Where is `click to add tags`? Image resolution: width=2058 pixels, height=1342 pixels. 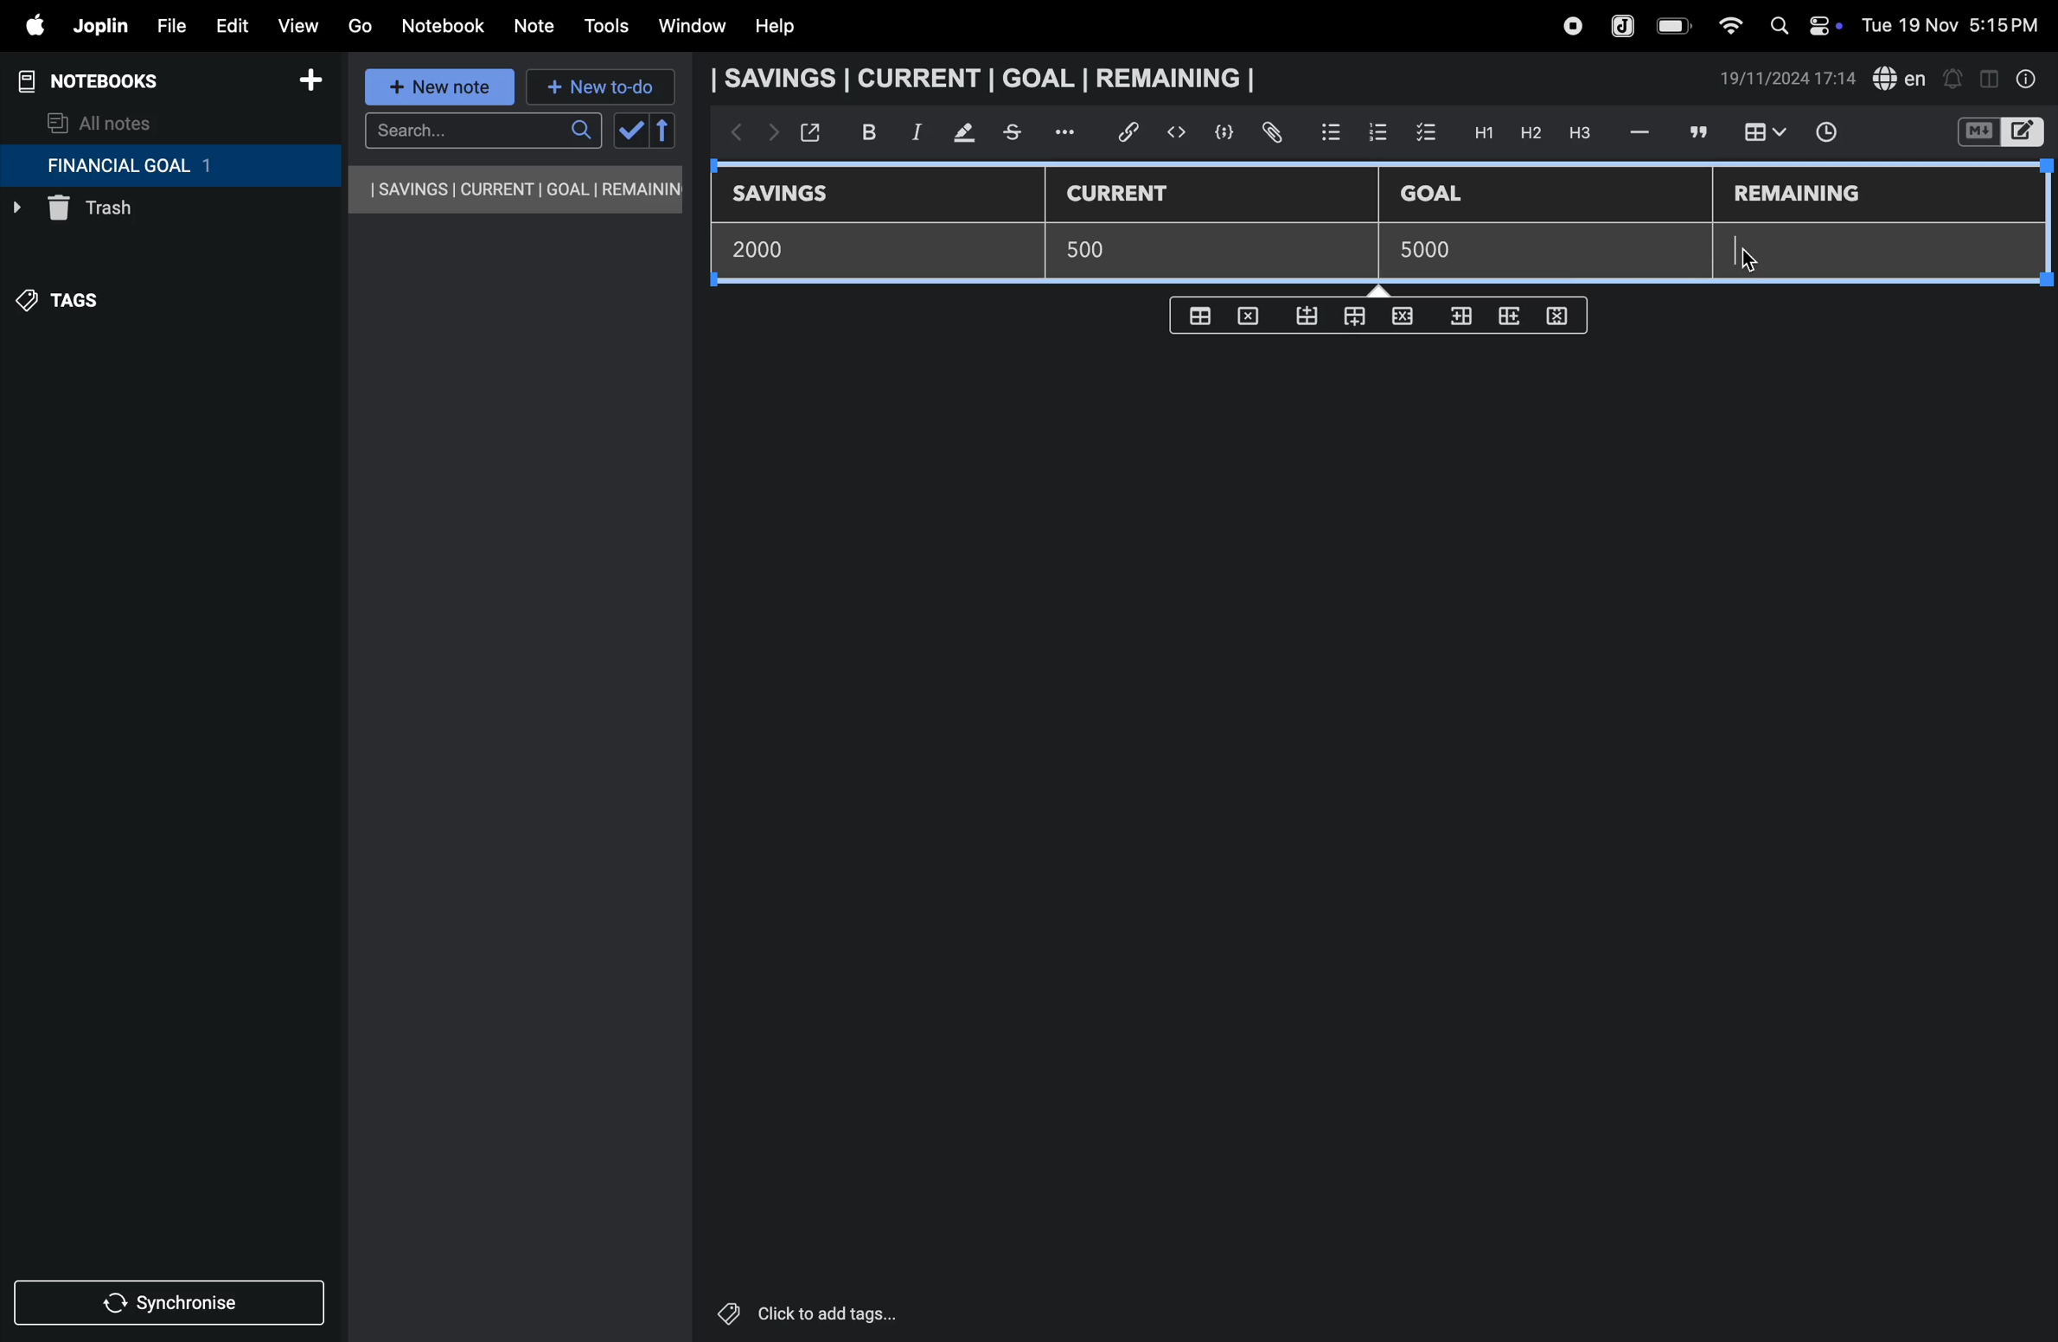
click to add tags is located at coordinates (851, 1312).